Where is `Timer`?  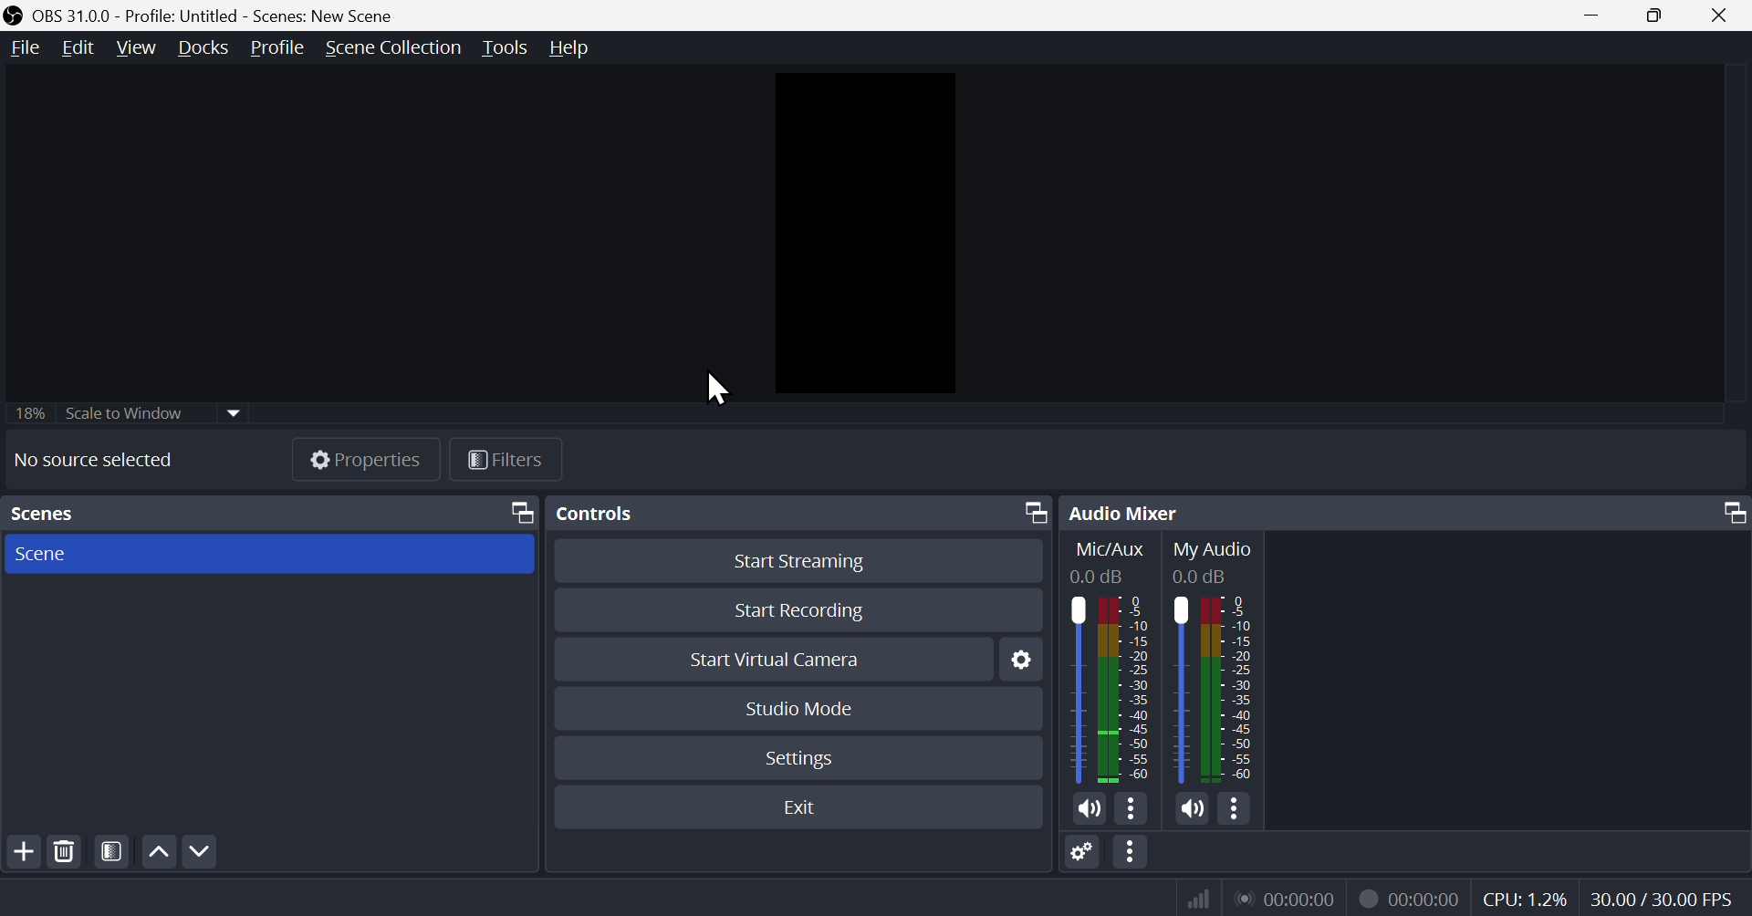 Timer is located at coordinates (1290, 898).